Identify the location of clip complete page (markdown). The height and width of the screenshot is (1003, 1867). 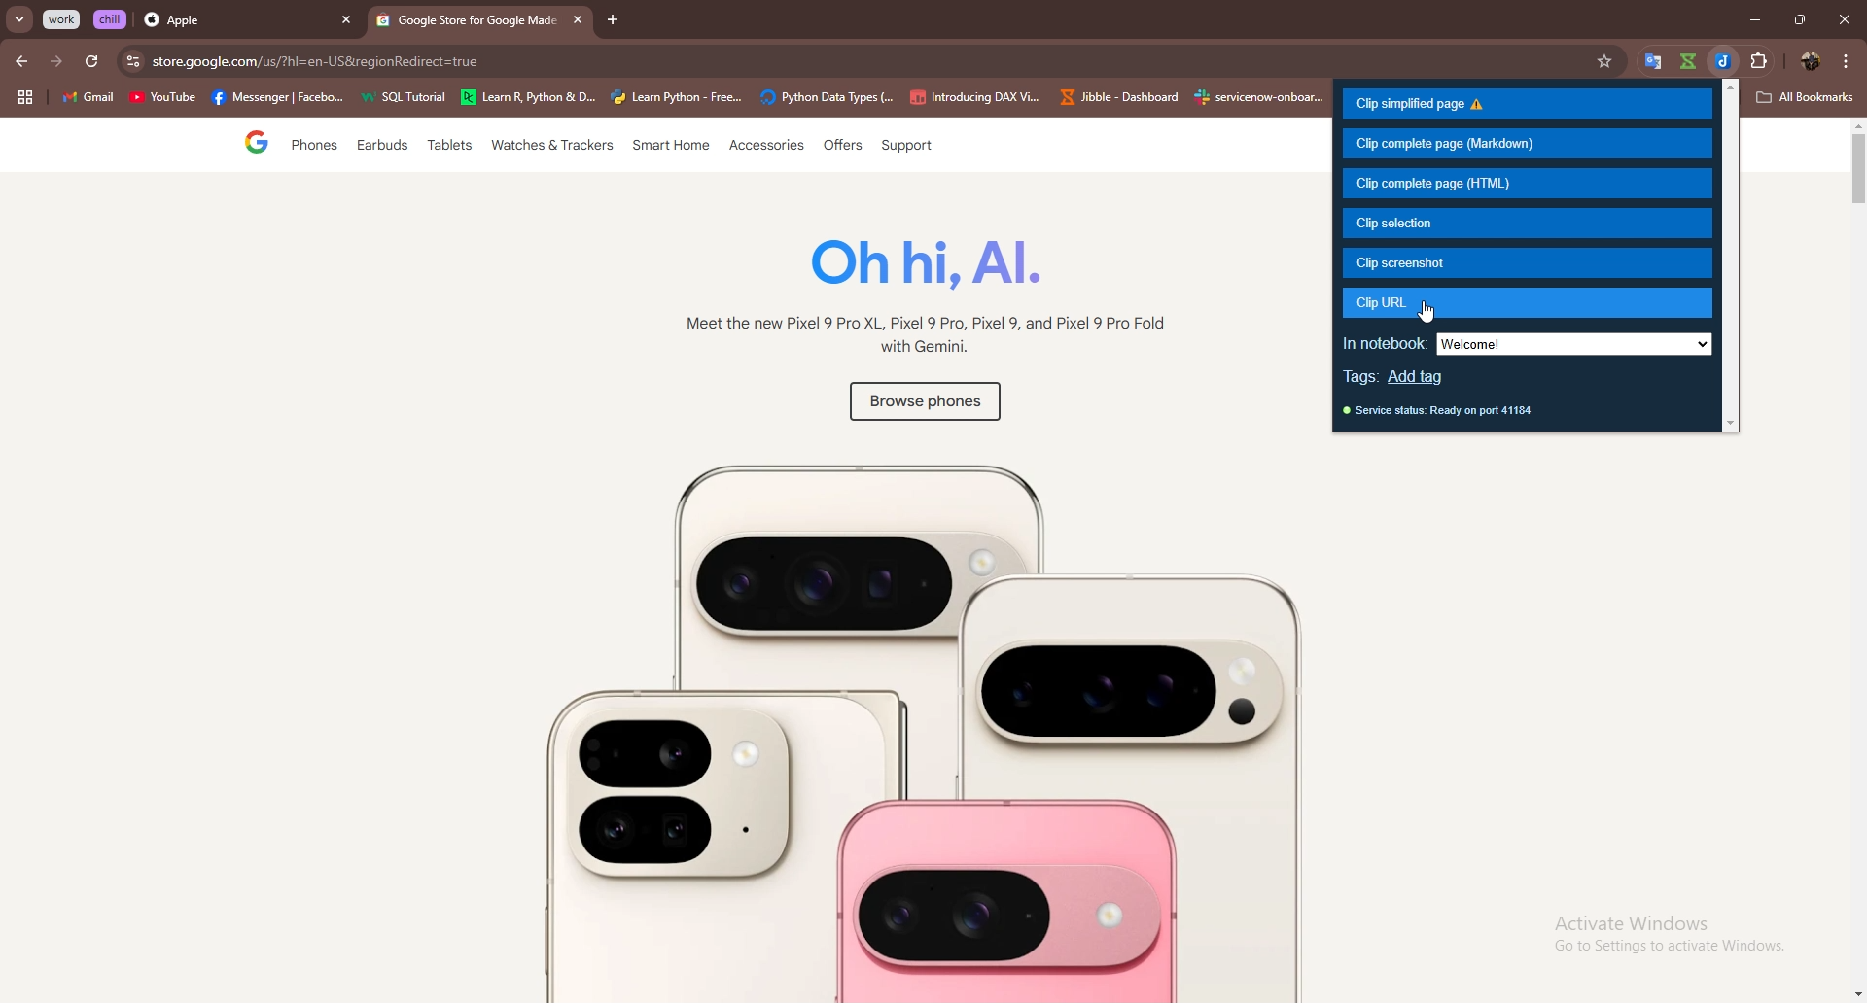
(1527, 145).